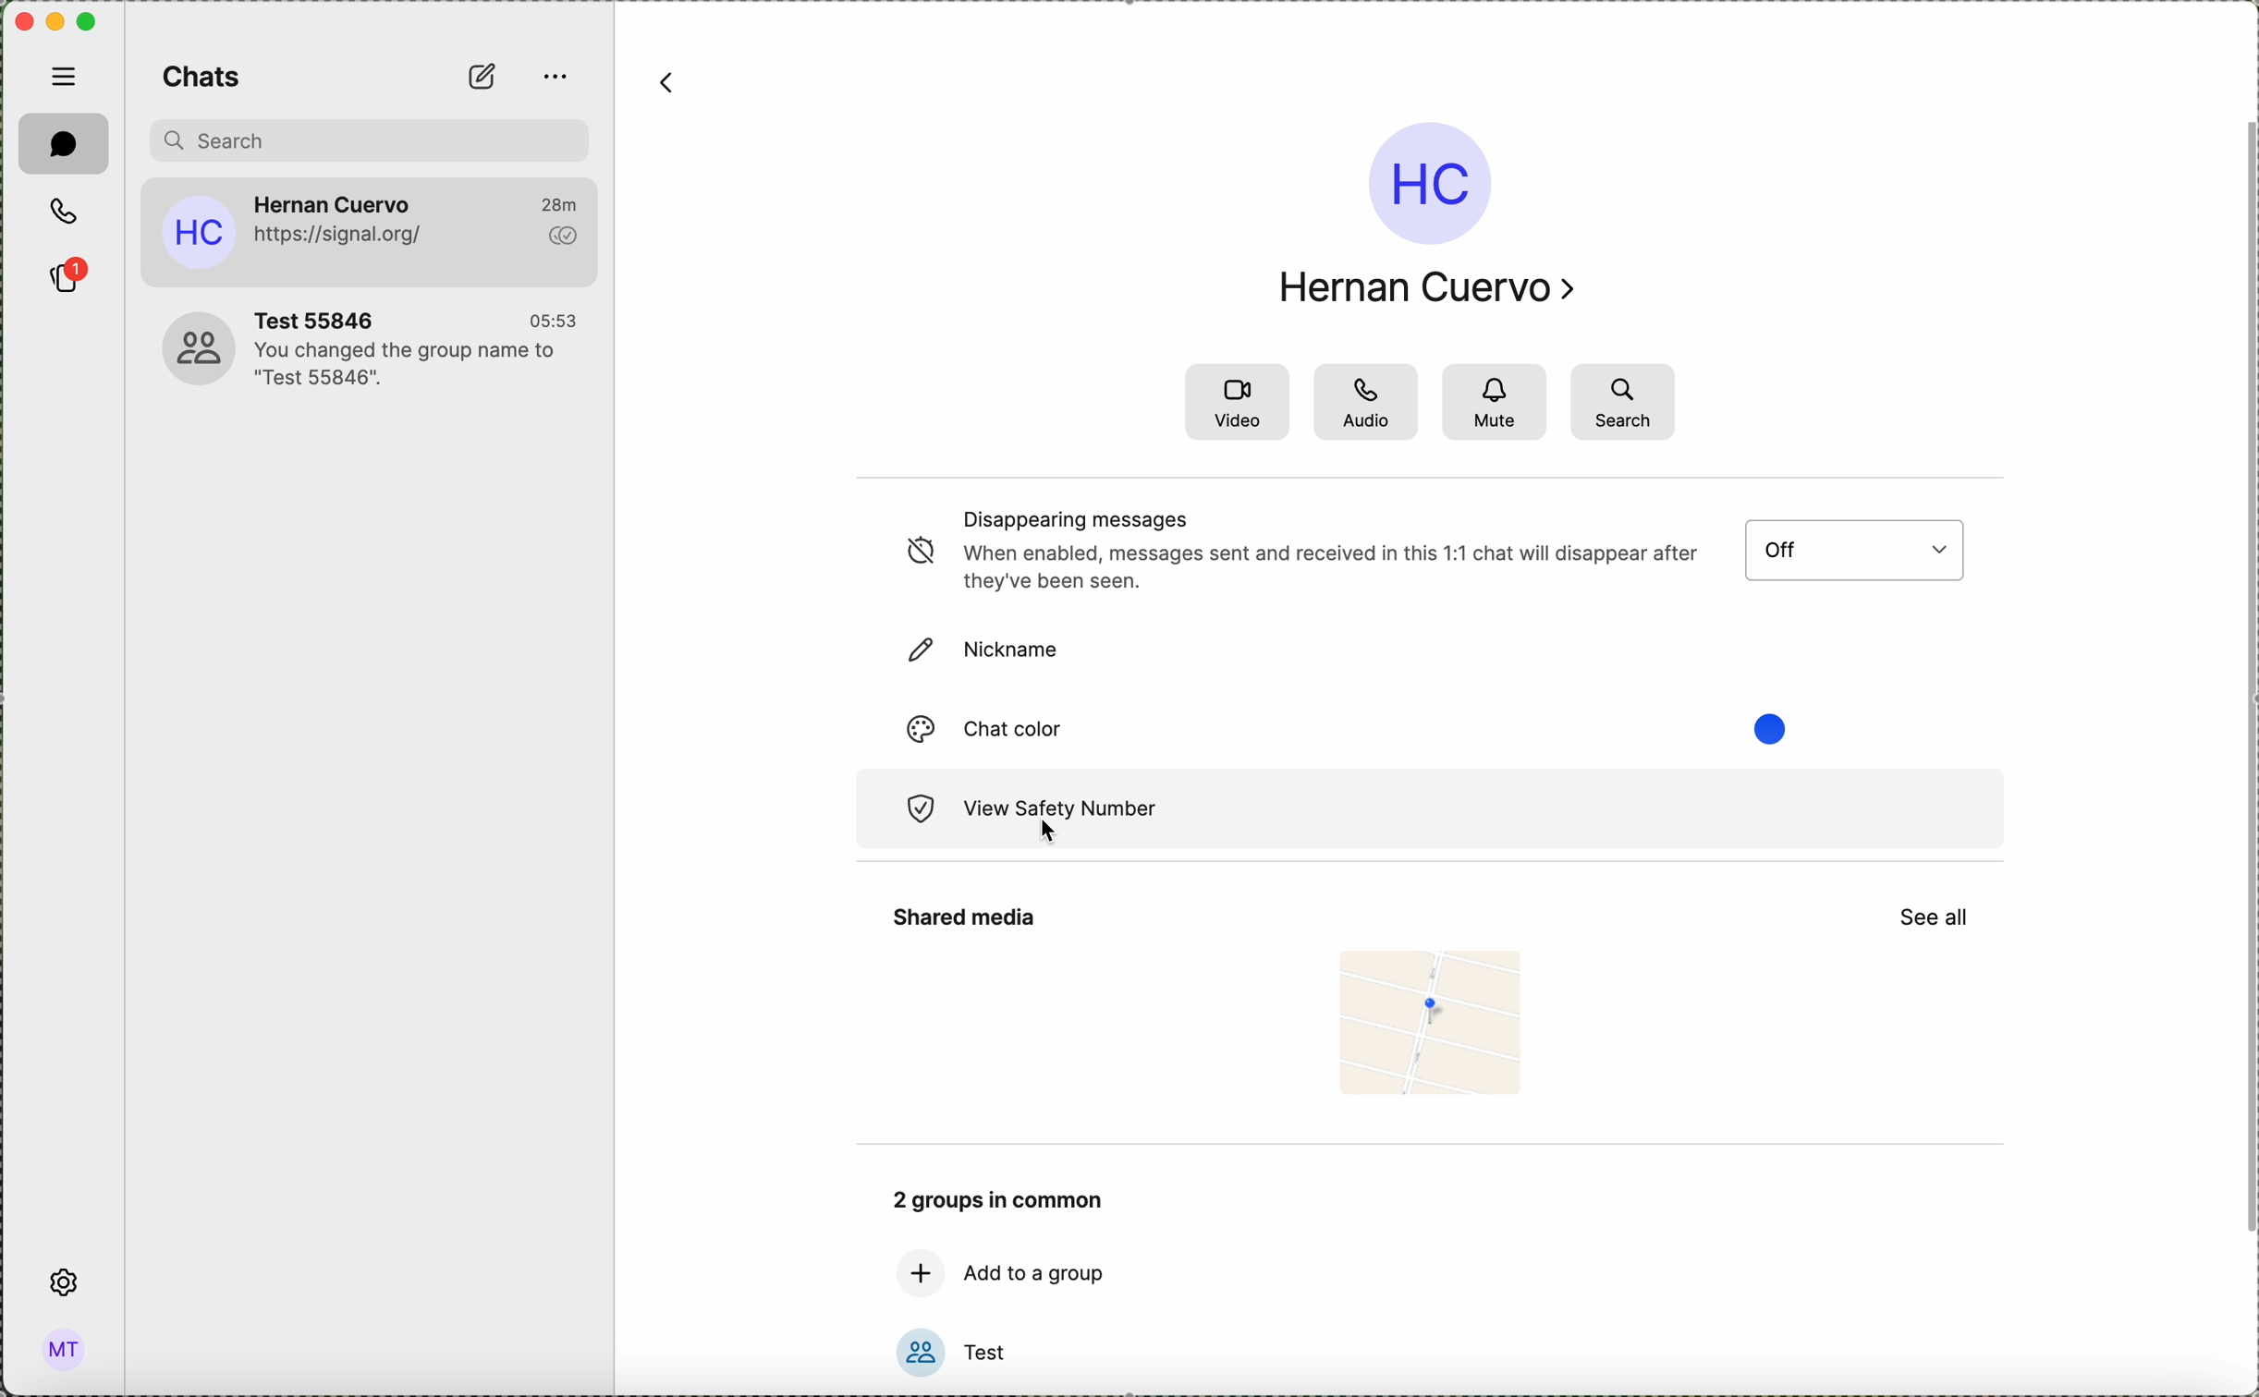 The height and width of the screenshot is (1397, 2259). Describe the element at coordinates (1046, 834) in the screenshot. I see `cursor` at that location.